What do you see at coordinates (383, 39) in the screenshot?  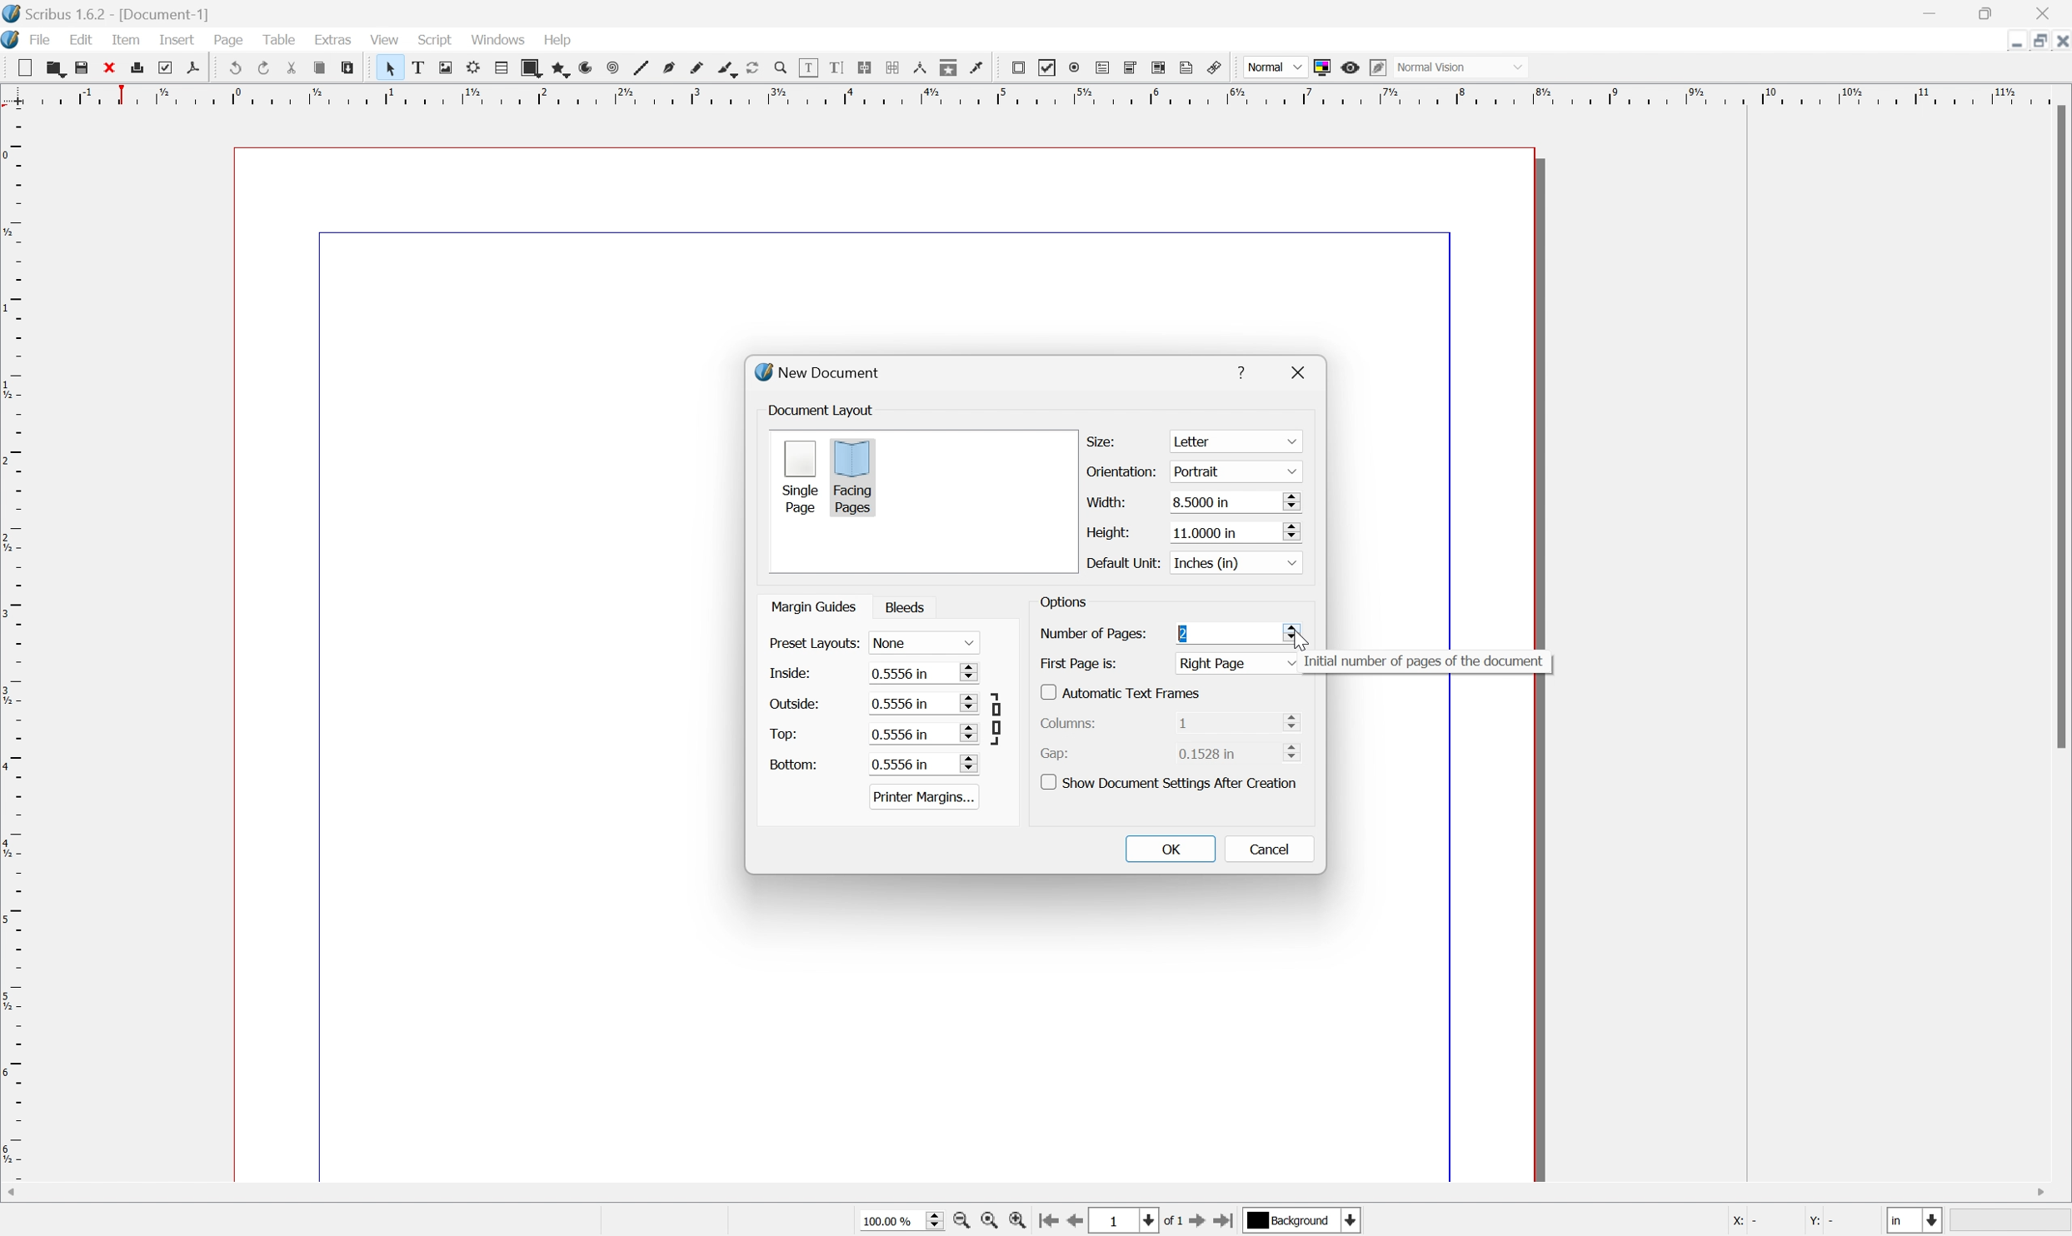 I see `View` at bounding box center [383, 39].